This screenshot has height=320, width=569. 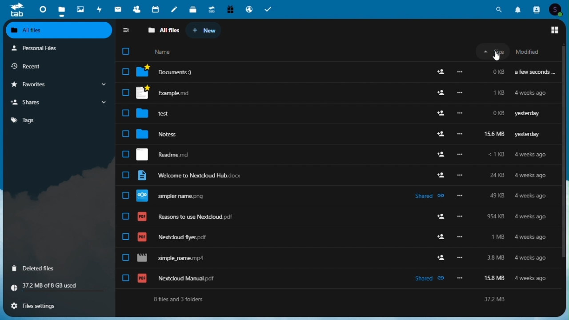 What do you see at coordinates (163, 30) in the screenshot?
I see `All files` at bounding box center [163, 30].